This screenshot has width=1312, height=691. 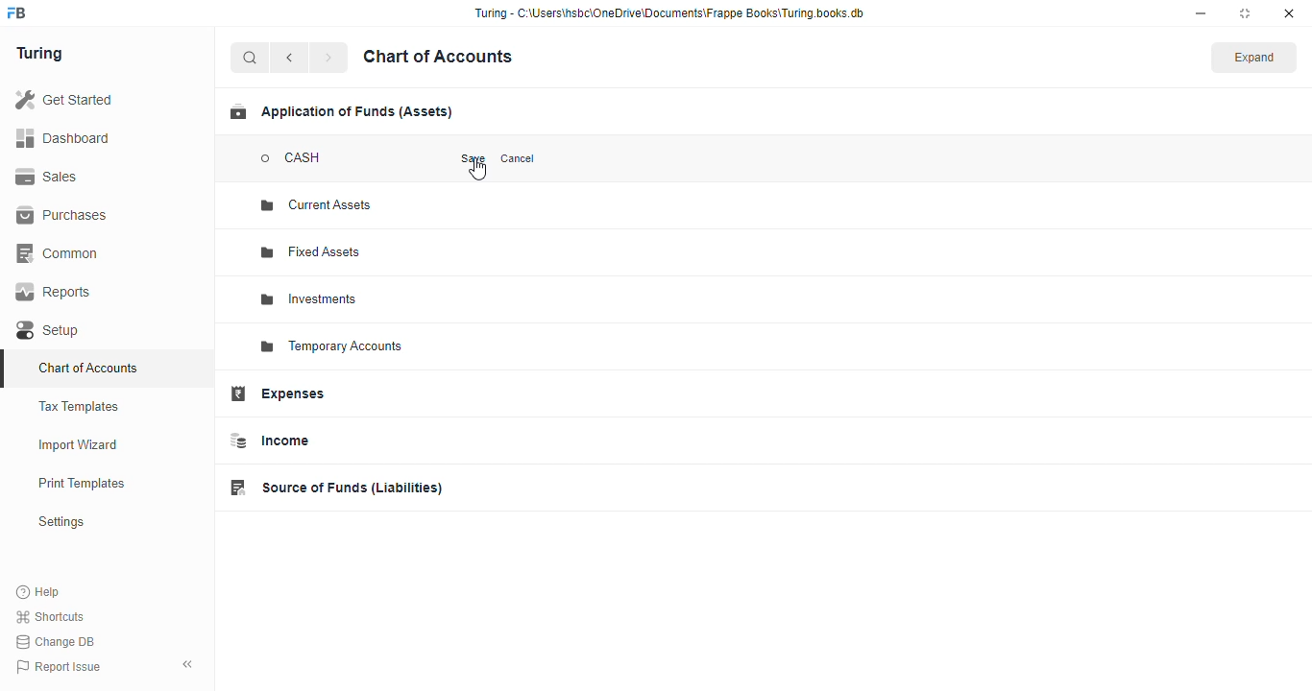 What do you see at coordinates (277, 393) in the screenshot?
I see `expenses` at bounding box center [277, 393].